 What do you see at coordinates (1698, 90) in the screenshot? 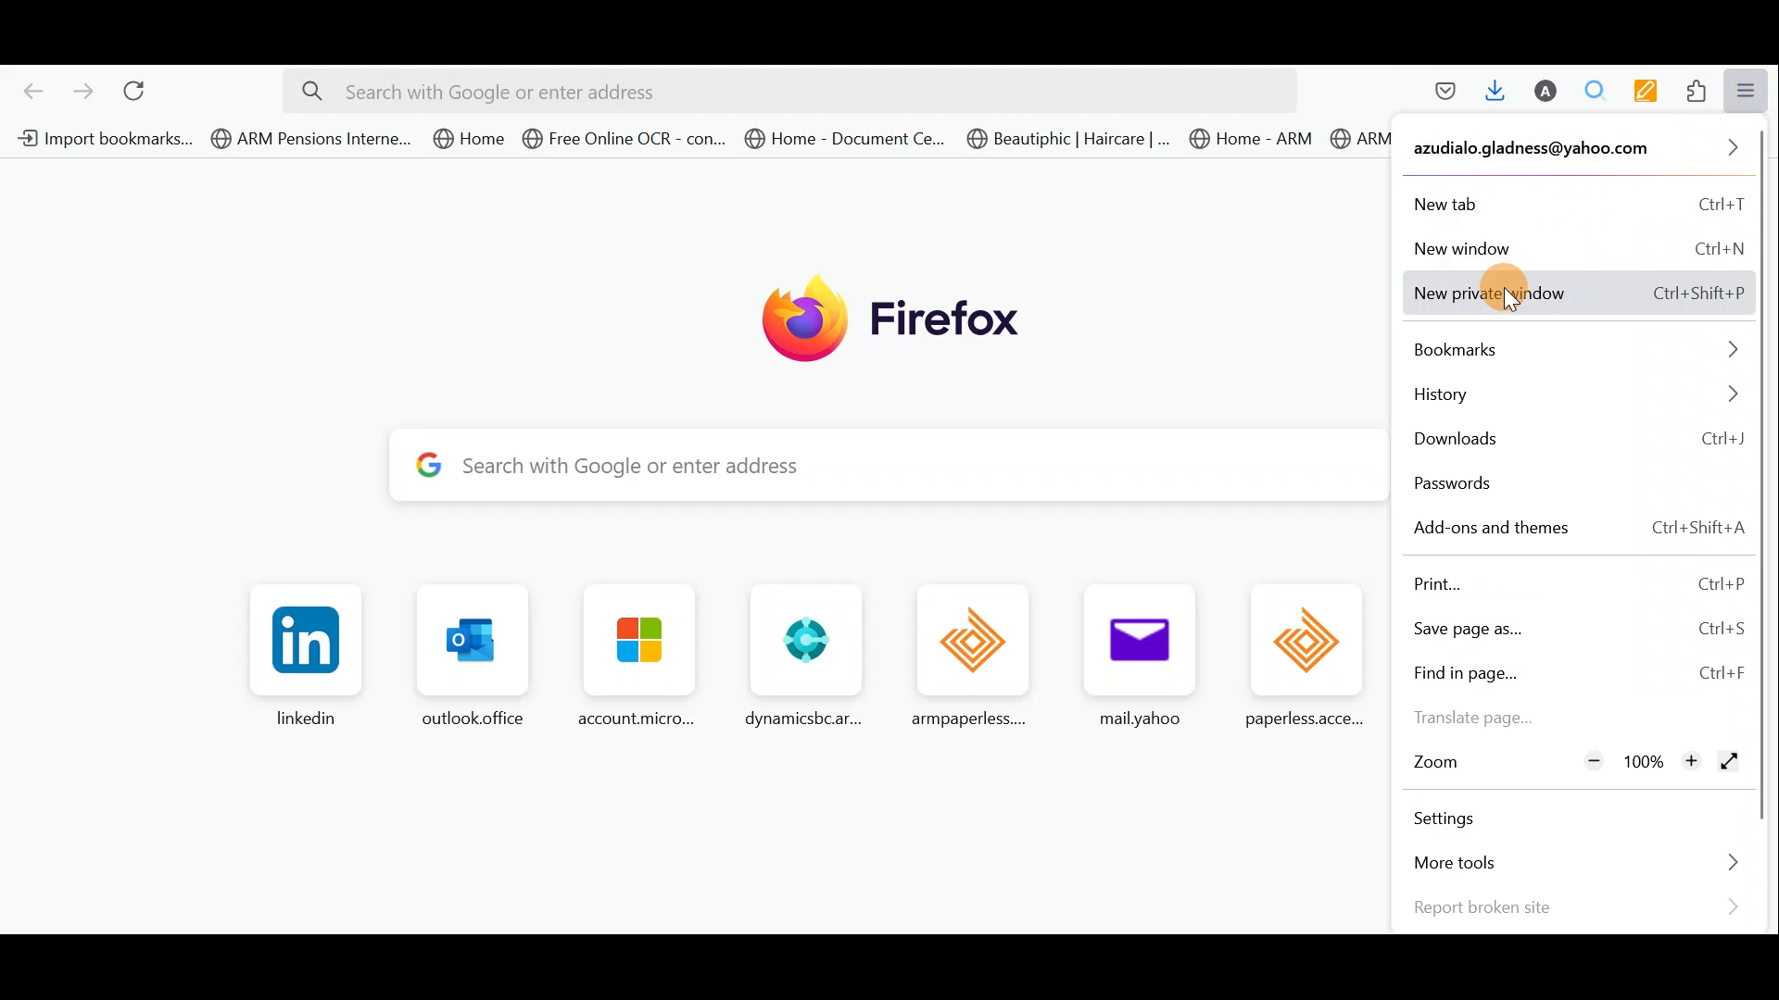
I see `Extensions` at bounding box center [1698, 90].